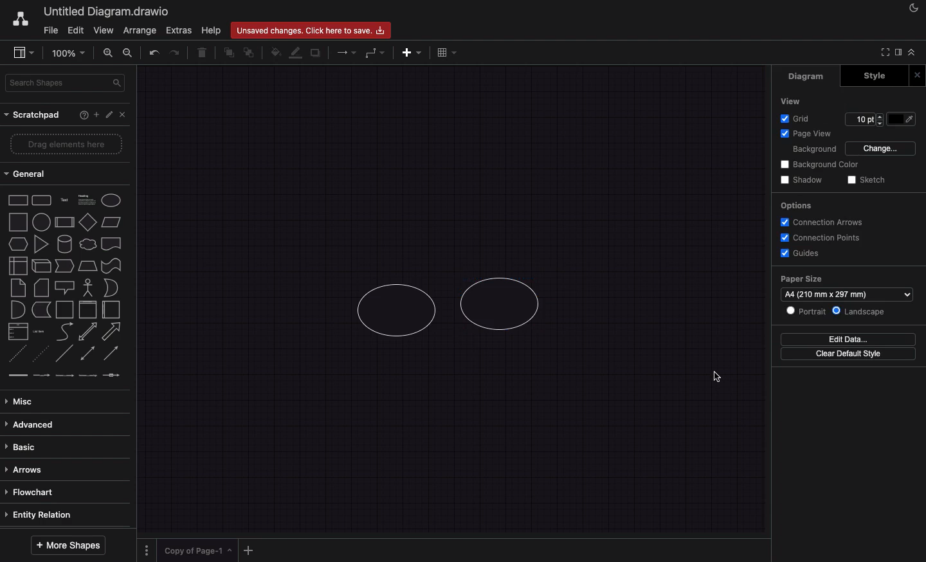  I want to click on appearance , so click(911, 8).